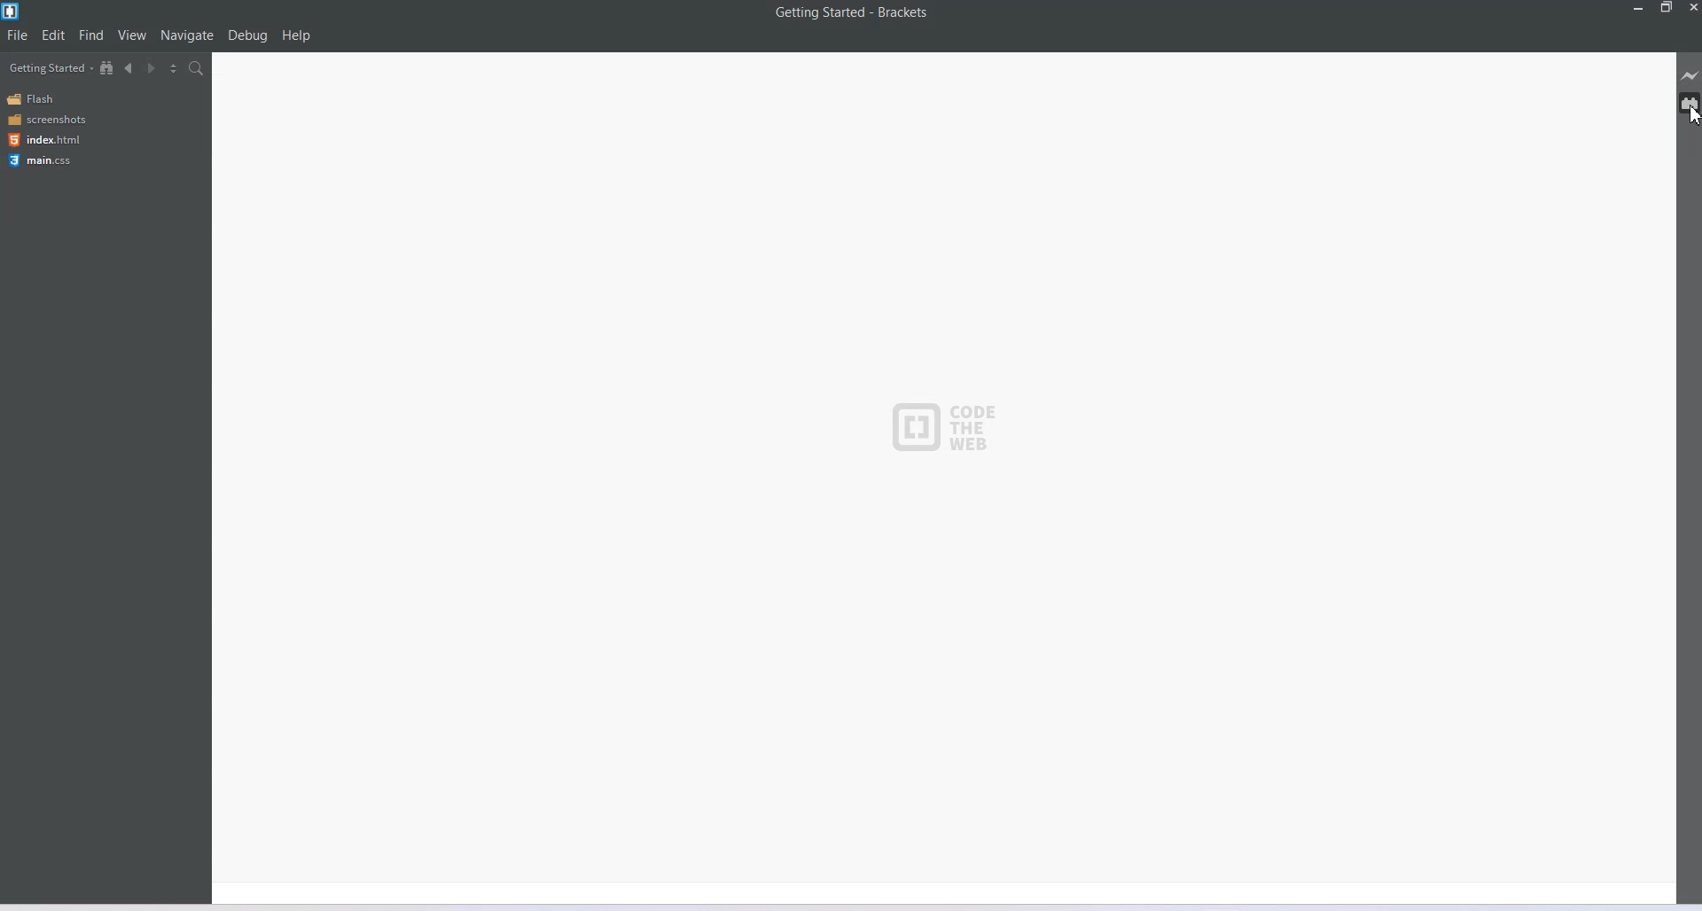  I want to click on Minimize, so click(1639, 8).